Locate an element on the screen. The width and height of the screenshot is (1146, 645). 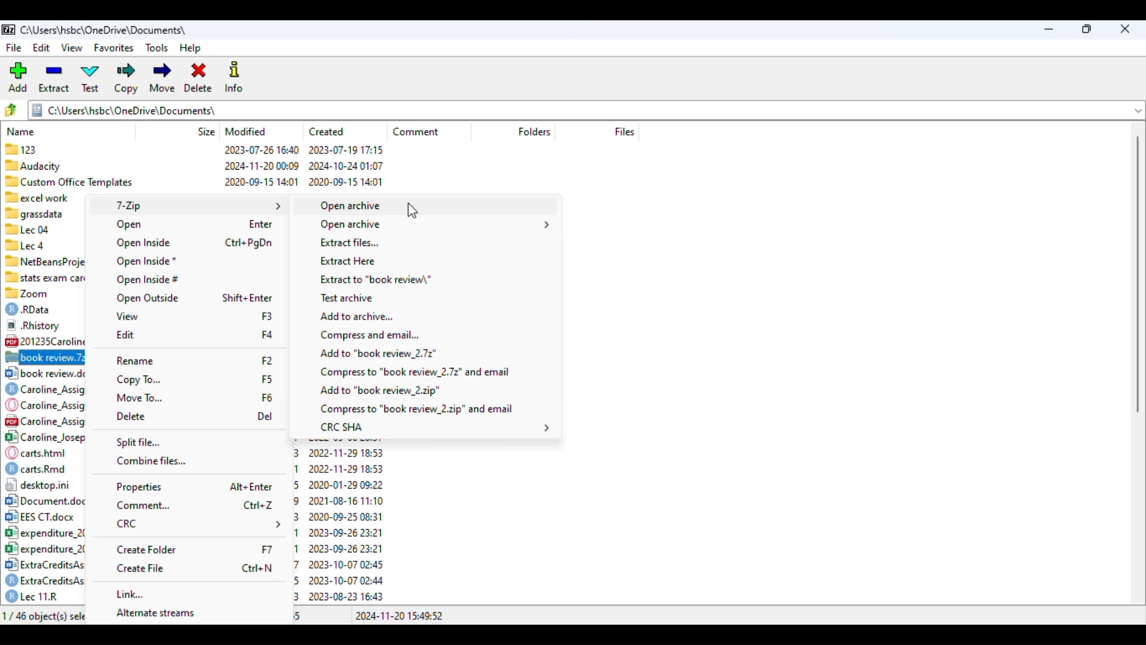
shortcut for rename is located at coordinates (266, 362).